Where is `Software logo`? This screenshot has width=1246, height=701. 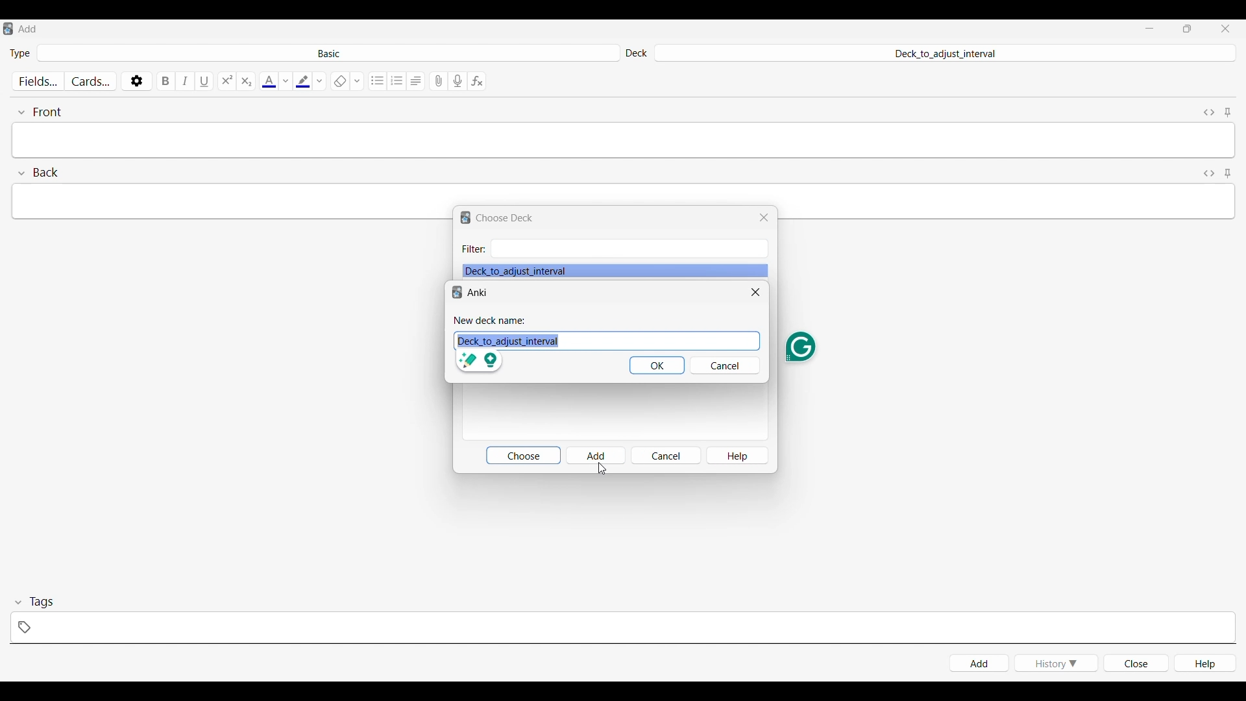
Software logo is located at coordinates (465, 218).